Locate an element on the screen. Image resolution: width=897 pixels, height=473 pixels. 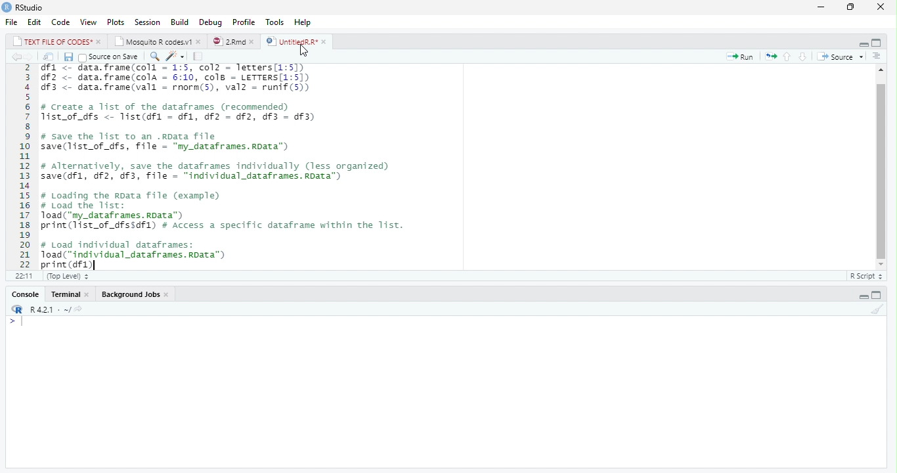
Help is located at coordinates (303, 22).